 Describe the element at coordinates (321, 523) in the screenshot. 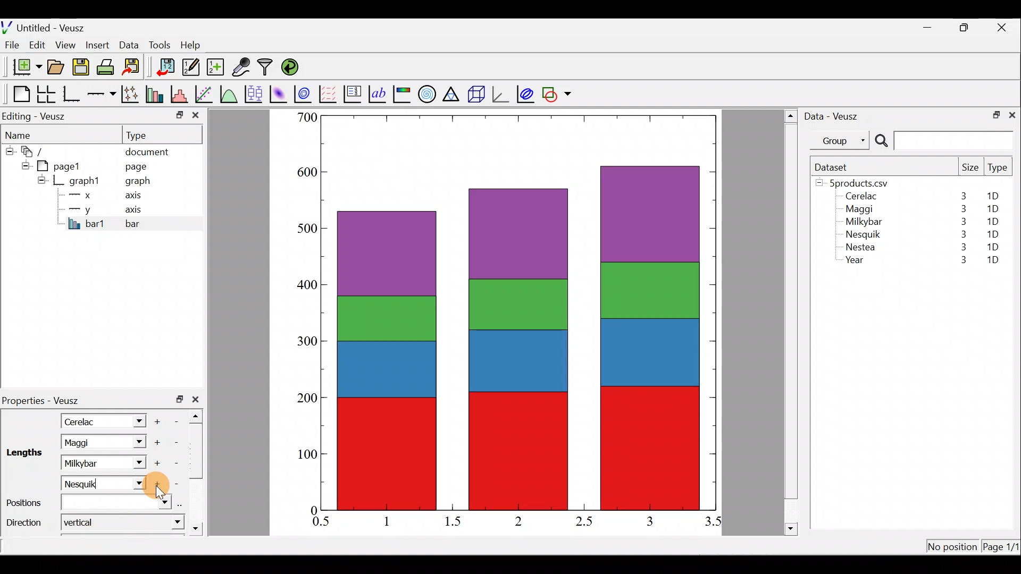

I see `0.5` at that location.